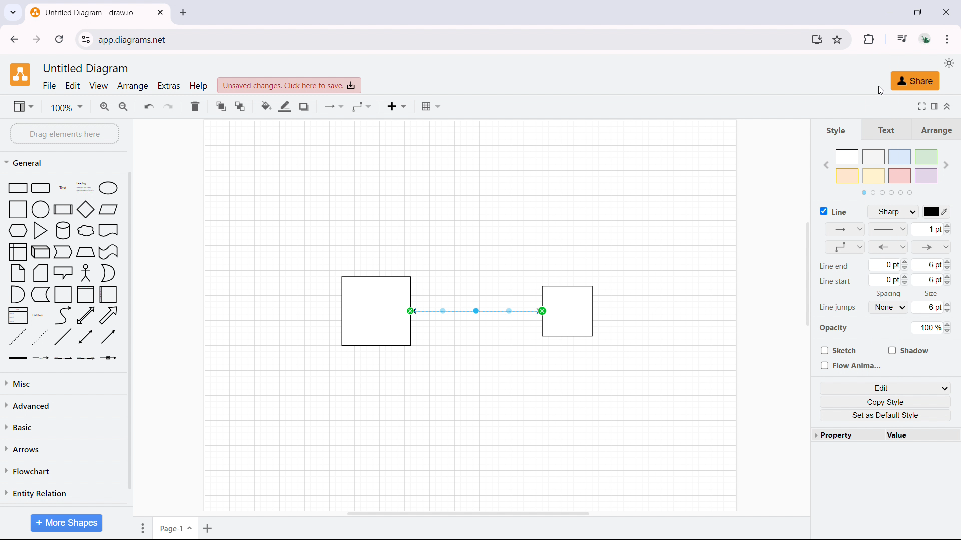  What do you see at coordinates (914, 81) in the screenshot?
I see `share` at bounding box center [914, 81].